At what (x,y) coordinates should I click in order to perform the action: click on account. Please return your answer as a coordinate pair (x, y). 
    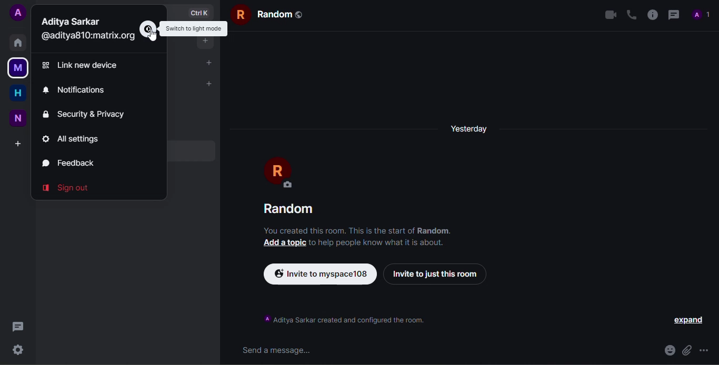
    Looking at the image, I should click on (18, 13).